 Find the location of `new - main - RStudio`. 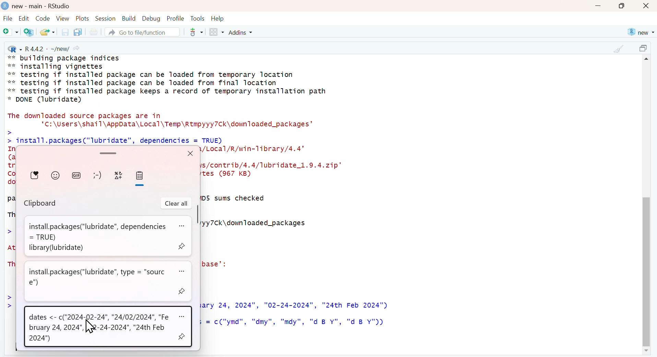

new - main - RStudio is located at coordinates (42, 6).